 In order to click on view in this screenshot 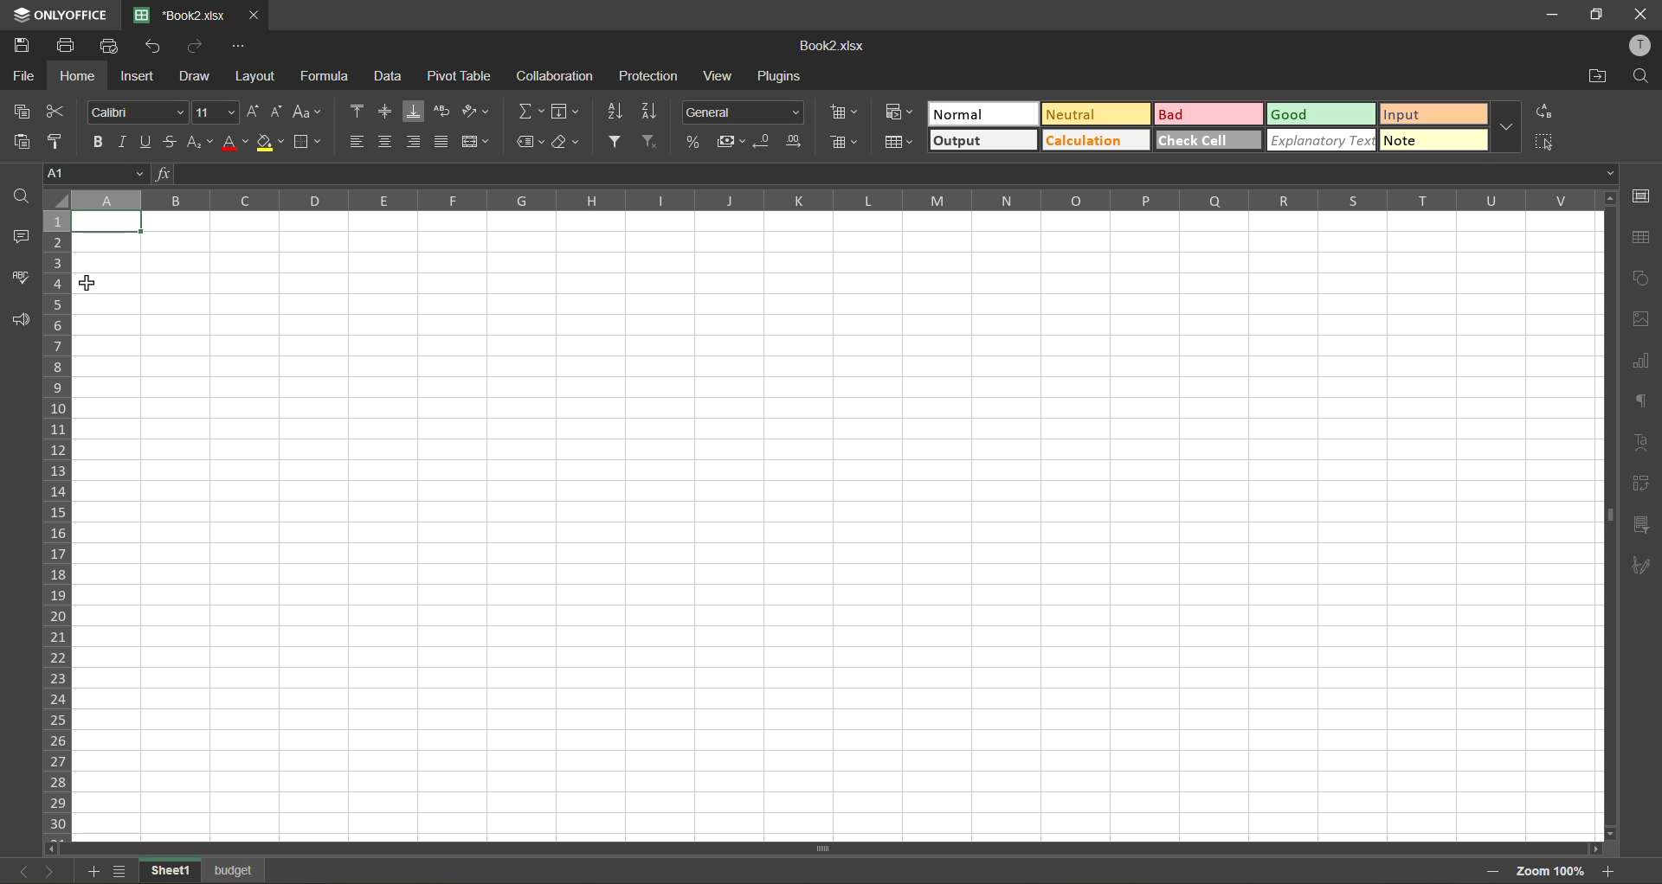, I will do `click(725, 76)`.